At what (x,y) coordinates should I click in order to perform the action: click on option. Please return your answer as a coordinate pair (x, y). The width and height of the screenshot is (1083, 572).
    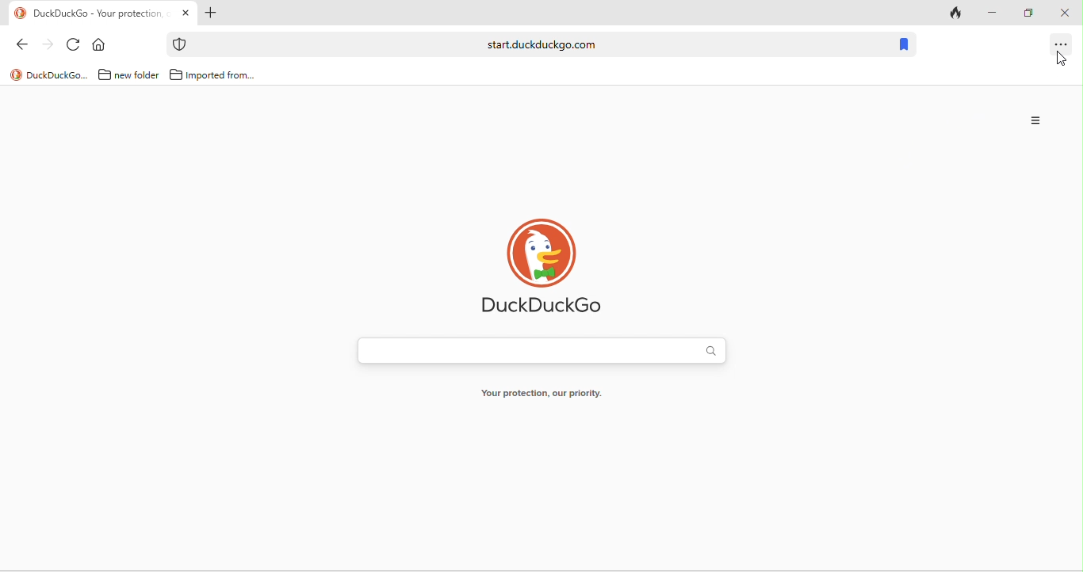
    Looking at the image, I should click on (1035, 122).